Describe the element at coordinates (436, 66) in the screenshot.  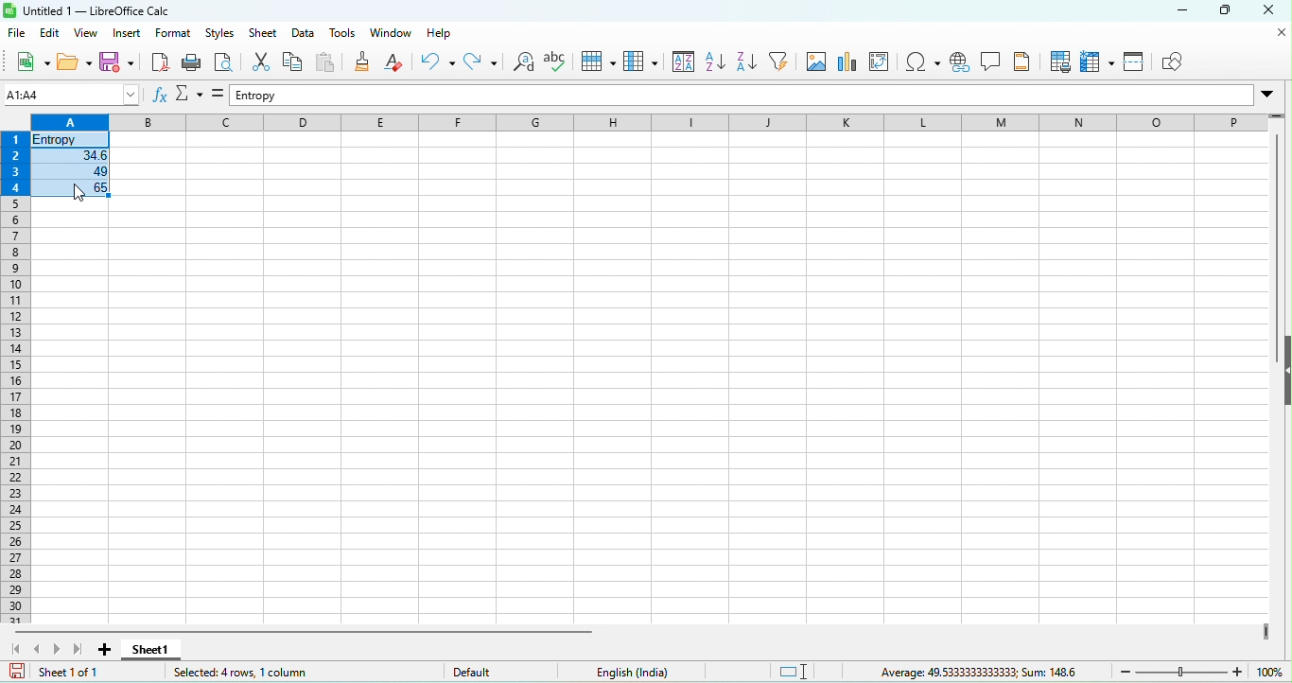
I see `undo` at that location.